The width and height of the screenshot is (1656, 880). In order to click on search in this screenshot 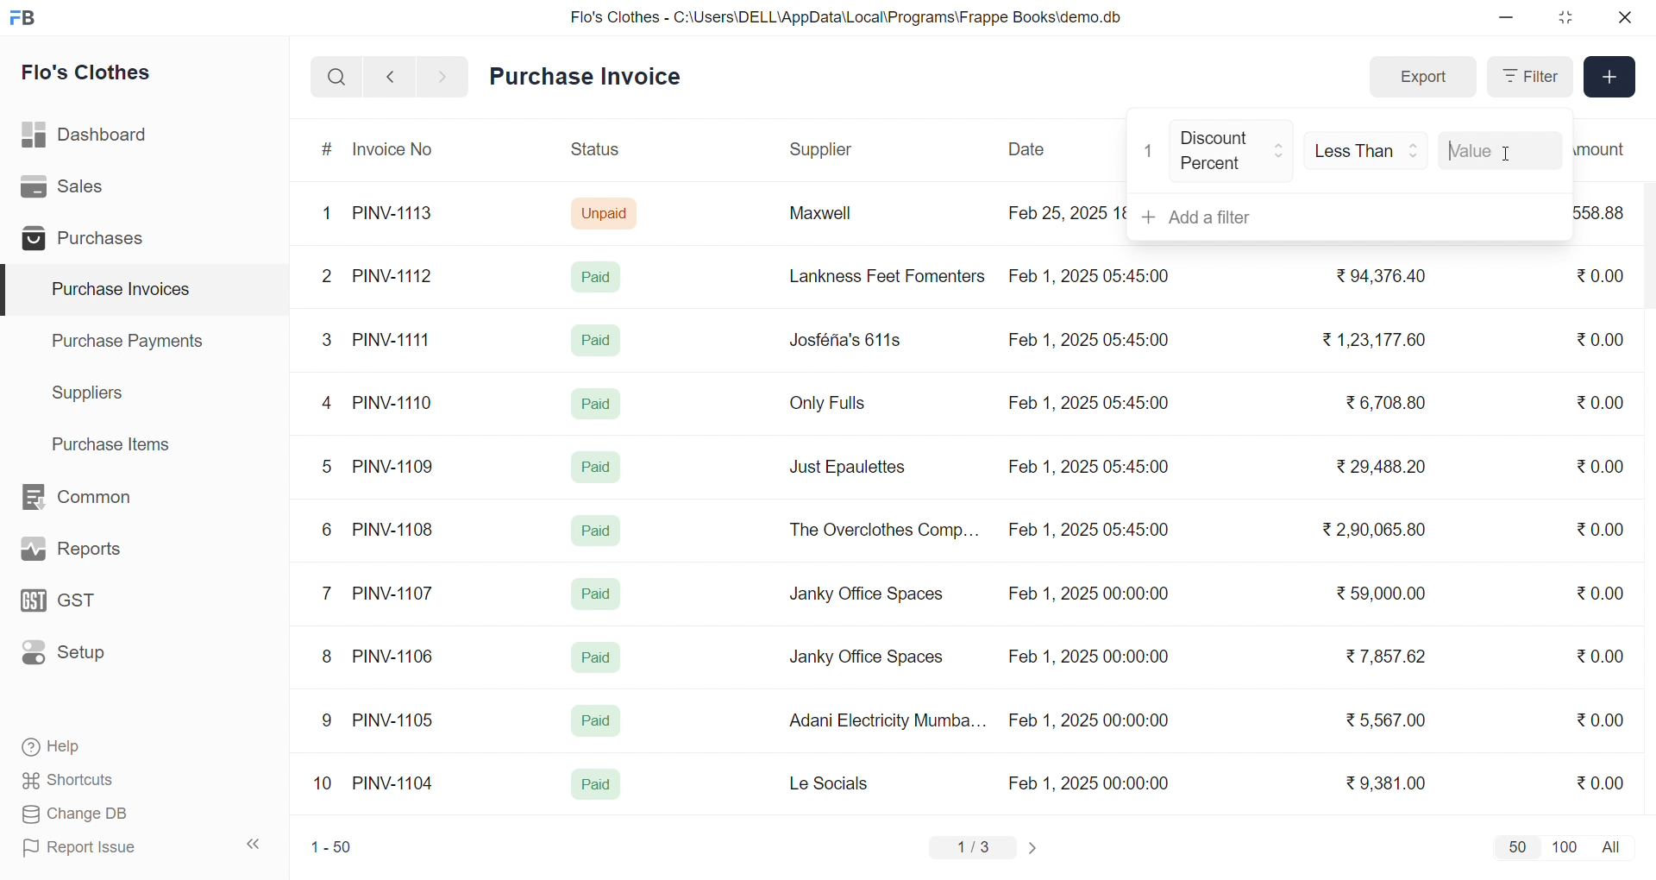, I will do `click(336, 77)`.